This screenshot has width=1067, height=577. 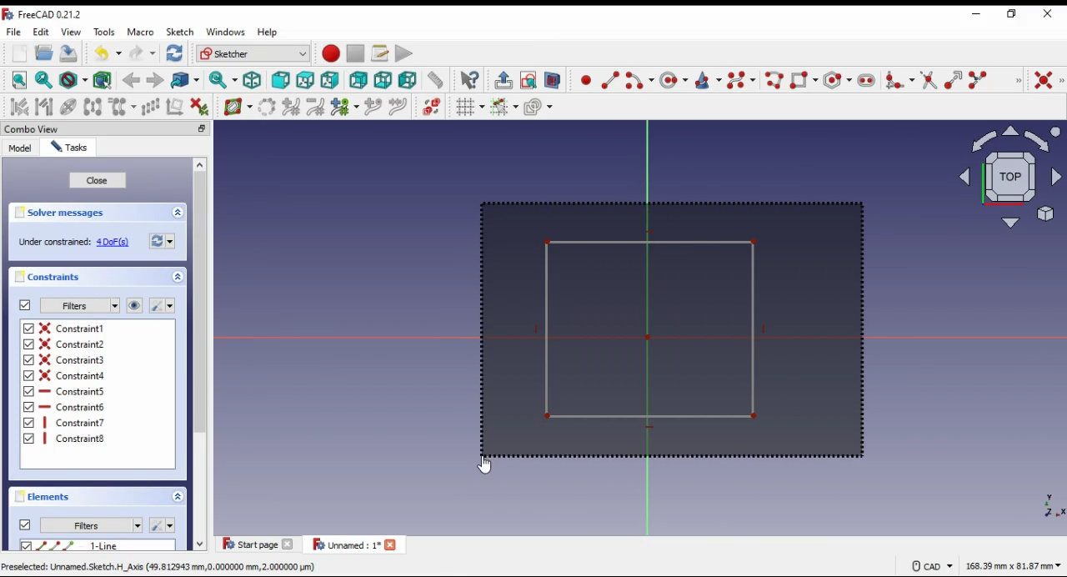 What do you see at coordinates (931, 566) in the screenshot?
I see `CAD Navigation style` at bounding box center [931, 566].